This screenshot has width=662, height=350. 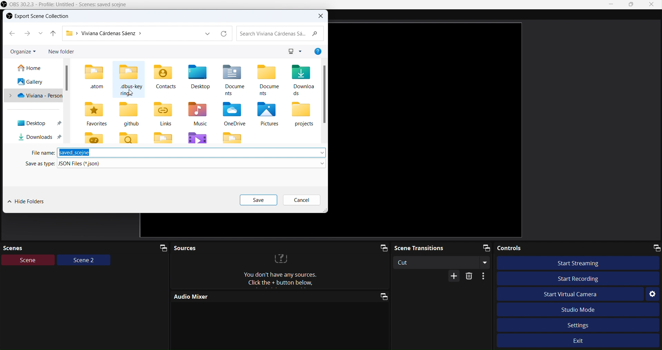 What do you see at coordinates (164, 77) in the screenshot?
I see `Contacts` at bounding box center [164, 77].